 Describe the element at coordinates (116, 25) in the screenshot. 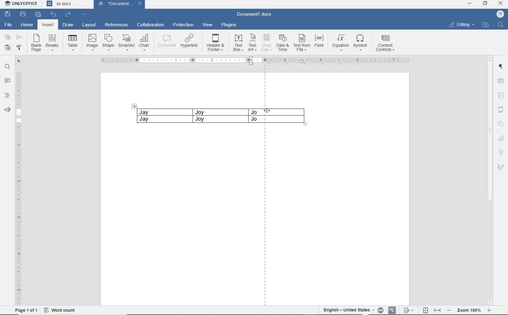

I see `REFERENCES` at that location.